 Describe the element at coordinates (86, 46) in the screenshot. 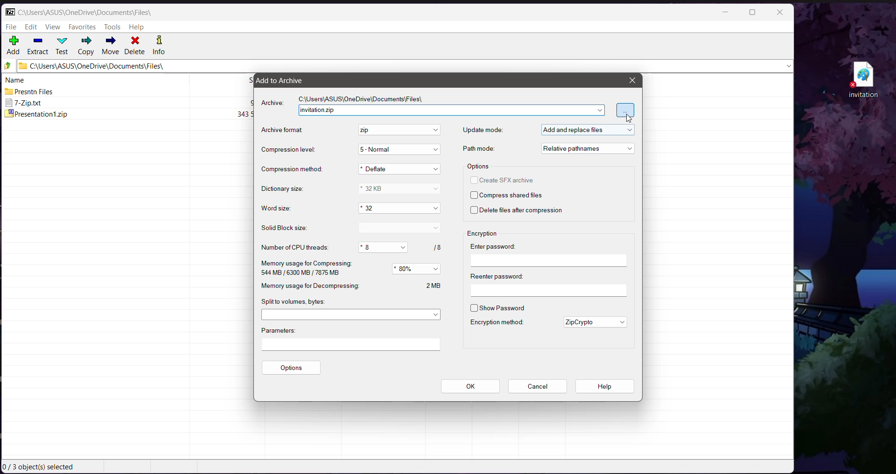

I see `Copy` at that location.